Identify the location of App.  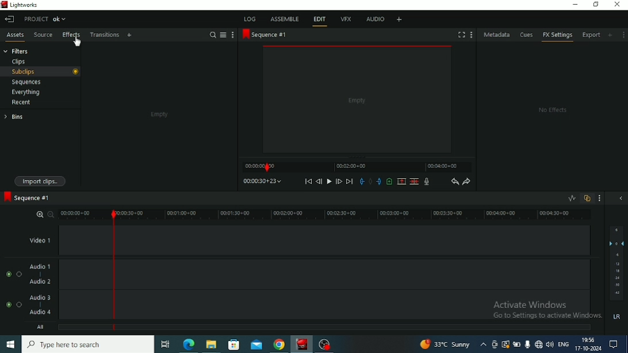
(326, 344).